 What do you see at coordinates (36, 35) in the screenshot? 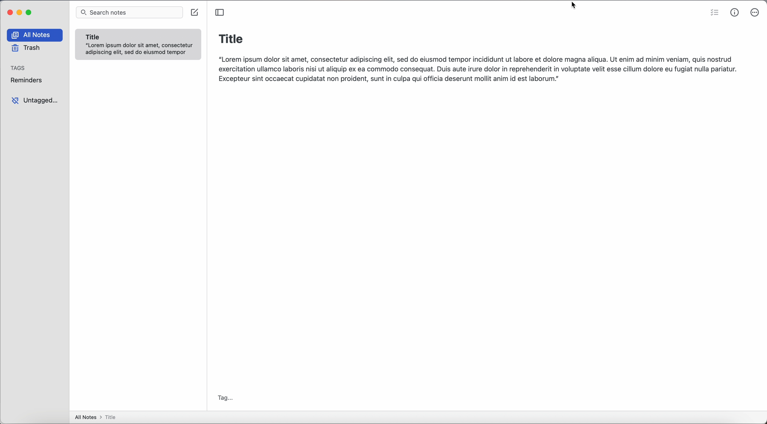
I see `all notes` at bounding box center [36, 35].